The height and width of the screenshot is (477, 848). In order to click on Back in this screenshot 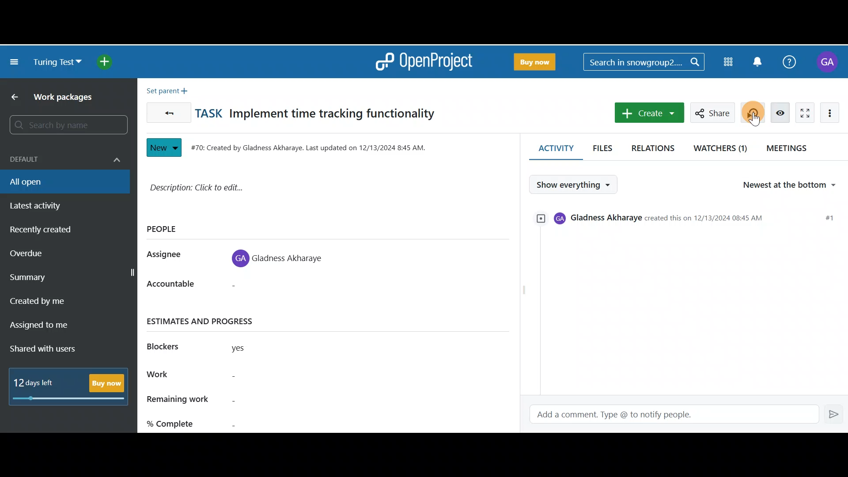, I will do `click(167, 110)`.